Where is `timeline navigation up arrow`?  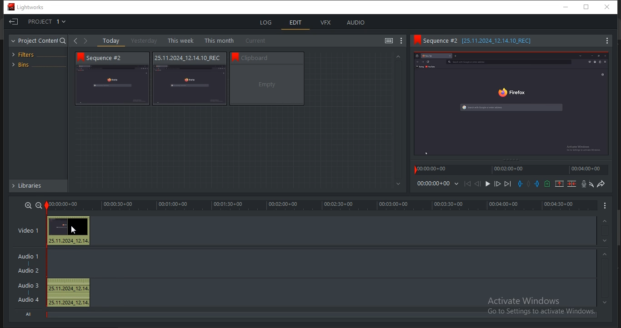
timeline navigation up arrow is located at coordinates (608, 302).